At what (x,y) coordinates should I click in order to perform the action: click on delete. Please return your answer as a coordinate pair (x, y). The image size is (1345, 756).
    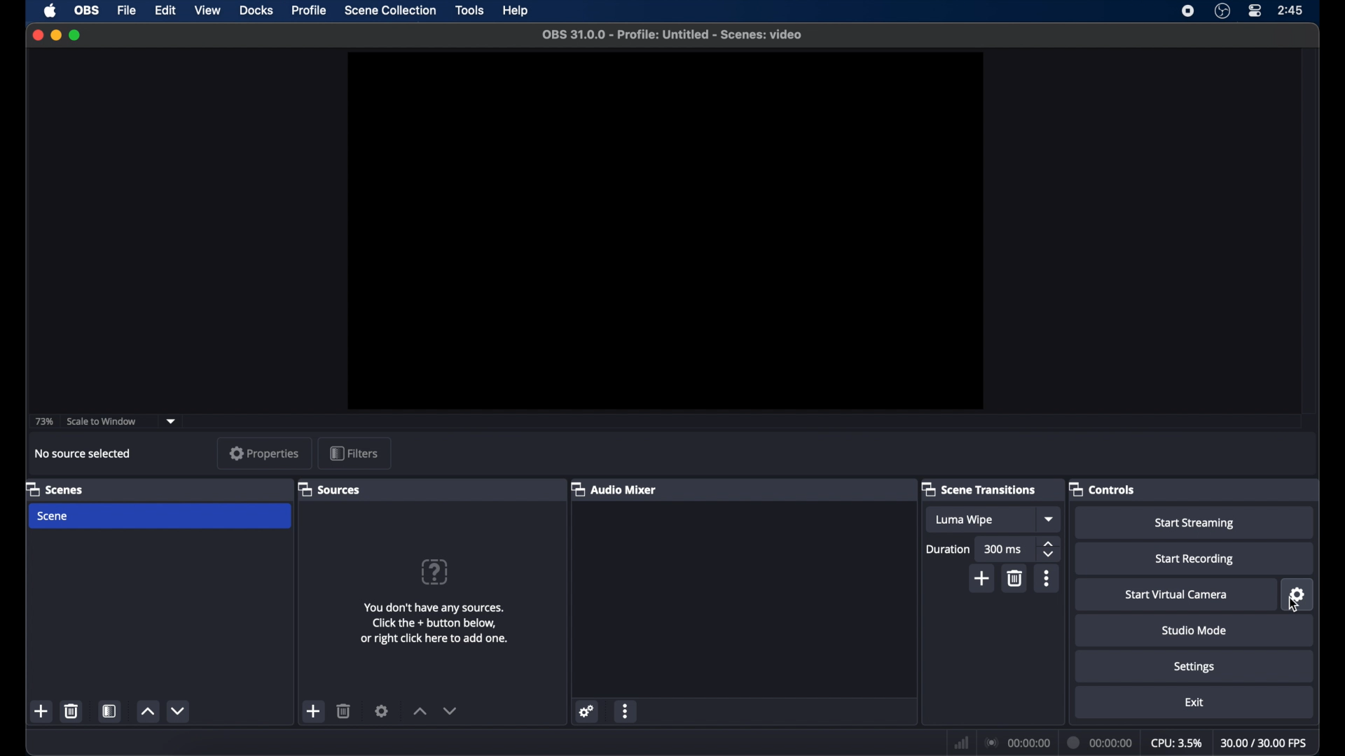
    Looking at the image, I should click on (1014, 579).